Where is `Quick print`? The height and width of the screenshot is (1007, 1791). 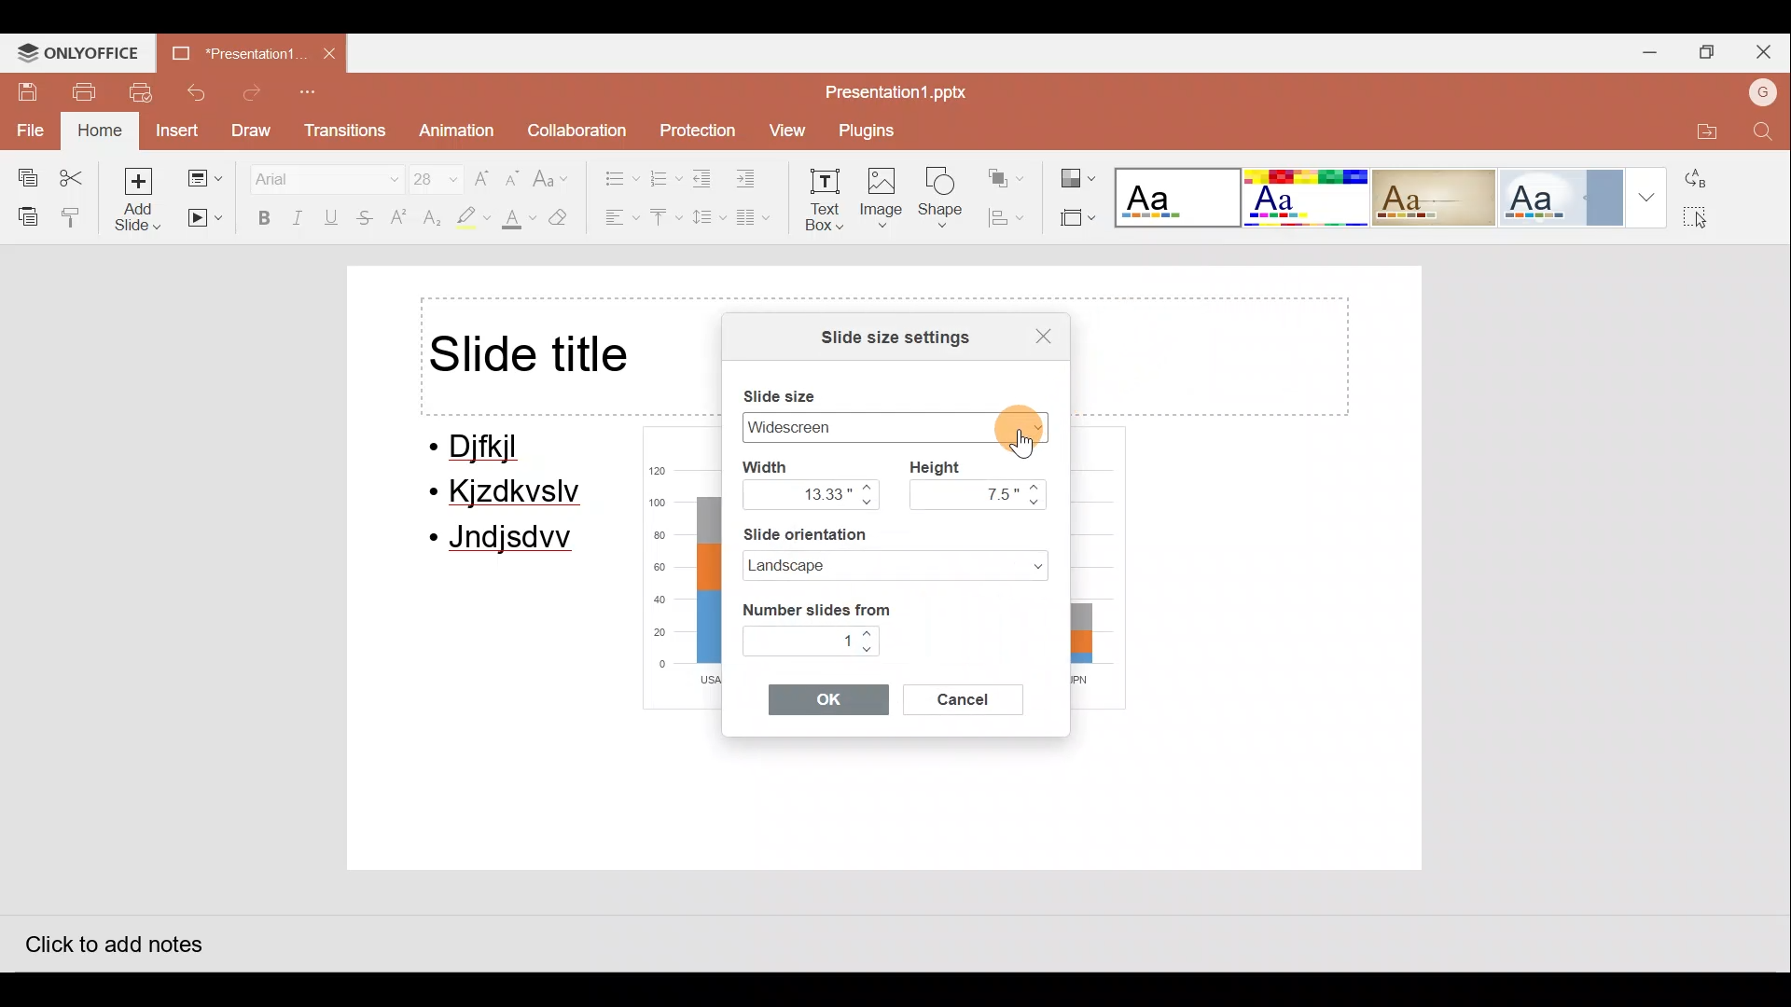 Quick print is located at coordinates (145, 93).